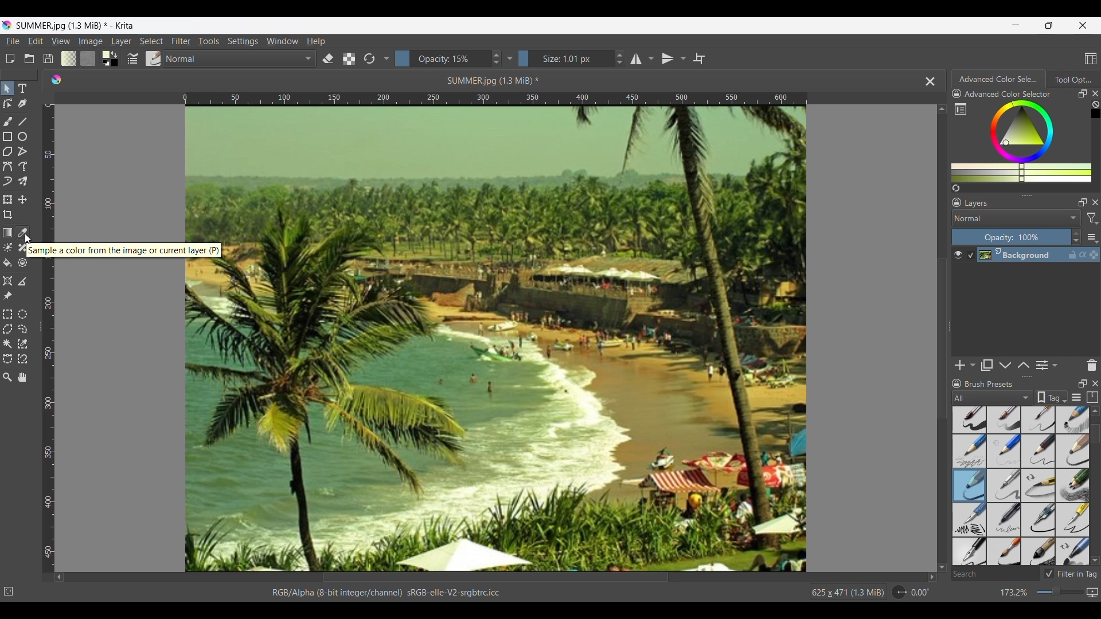 The image size is (1101, 619). I want to click on RGB/Alpha (8-bit integer/channel) sRGB-elle-V2-srgbtrc.icc, so click(391, 592).